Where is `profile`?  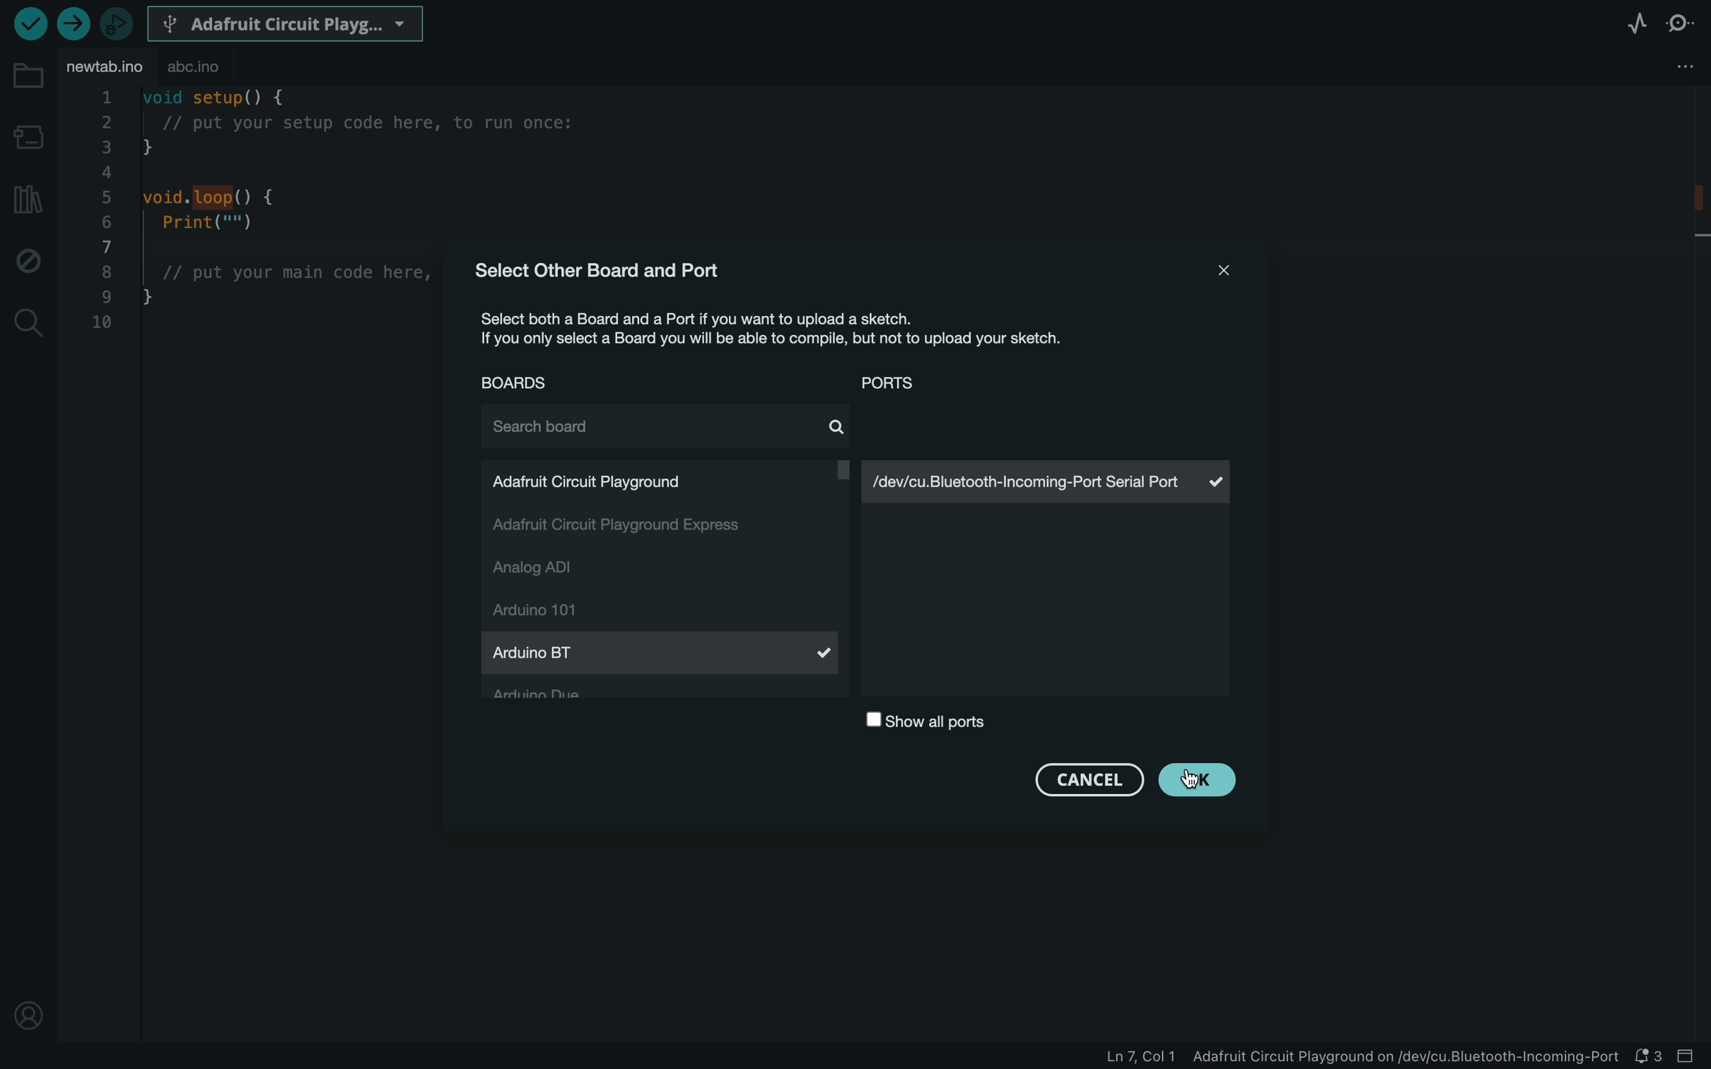
profile is located at coordinates (33, 1015).